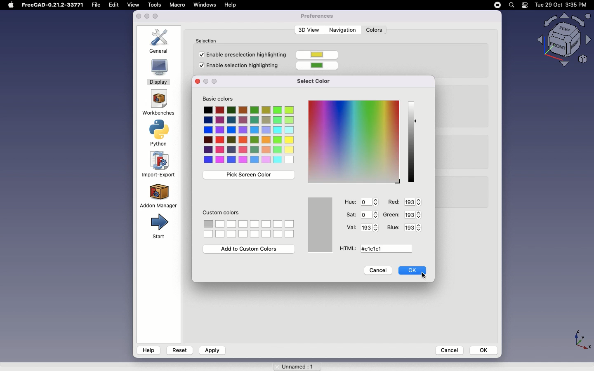 The width and height of the screenshot is (594, 371). What do you see at coordinates (205, 5) in the screenshot?
I see `windows` at bounding box center [205, 5].